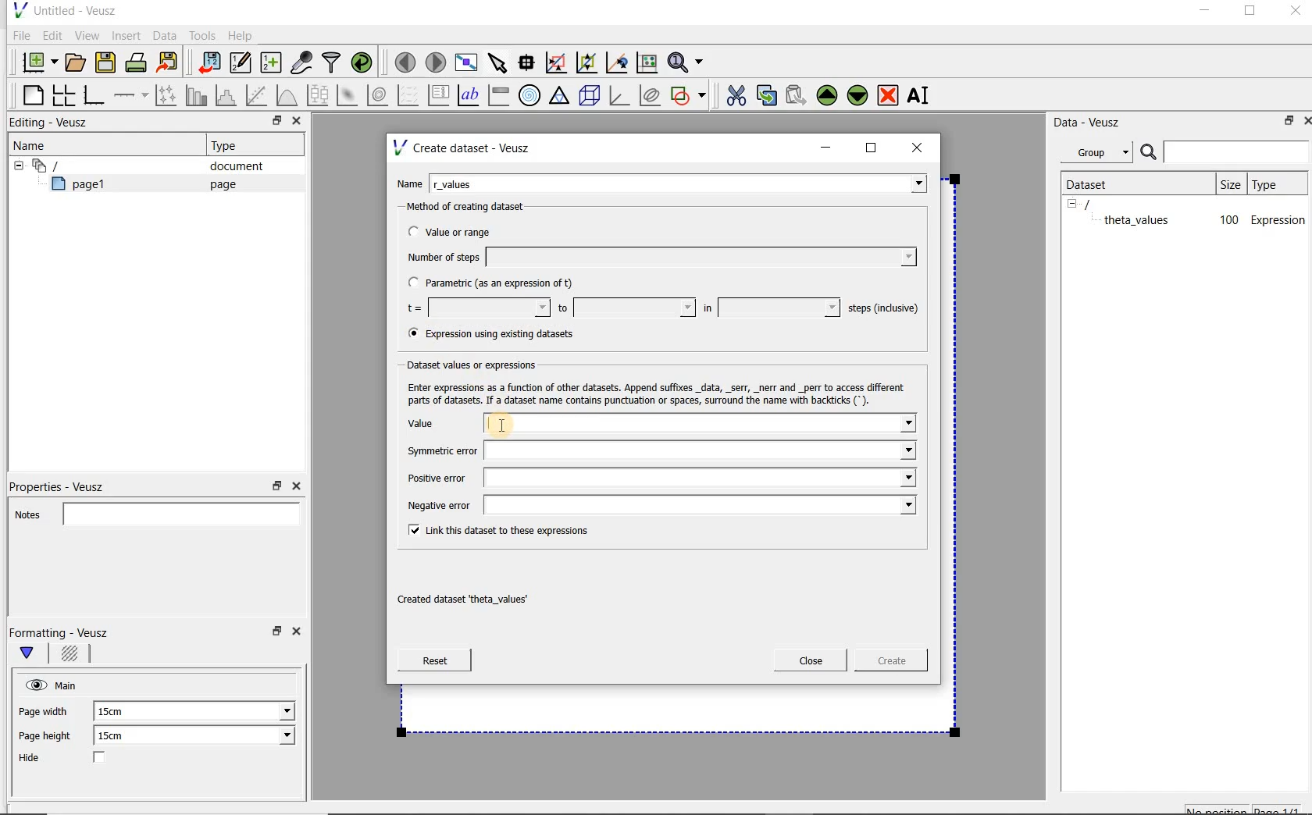  I want to click on File, so click(19, 36).